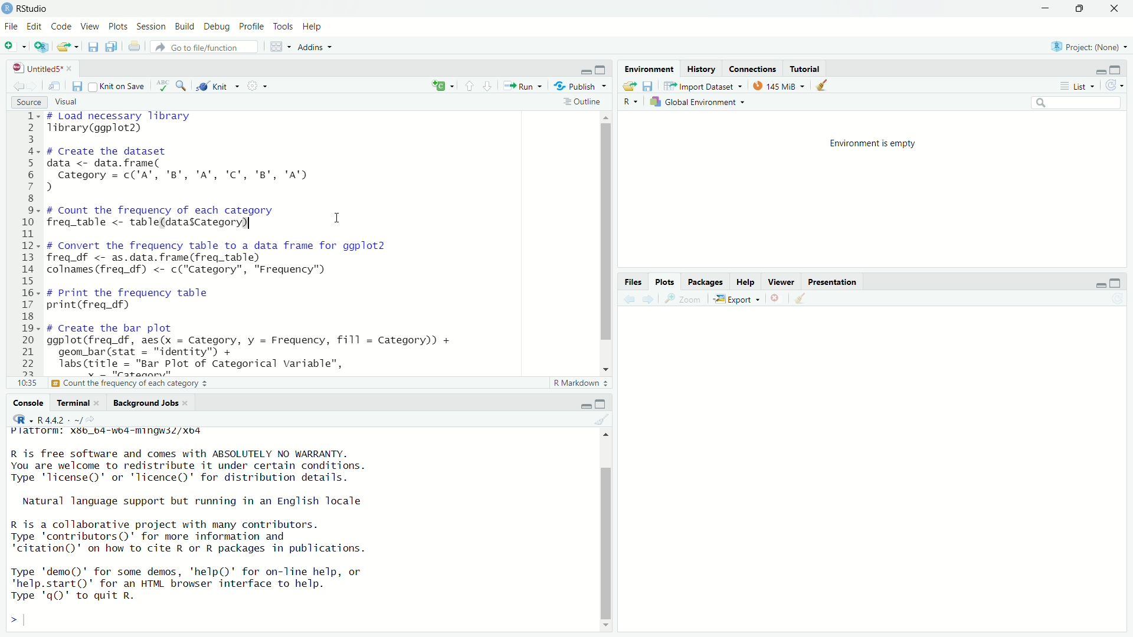  Describe the element at coordinates (78, 87) in the screenshot. I see `save` at that location.